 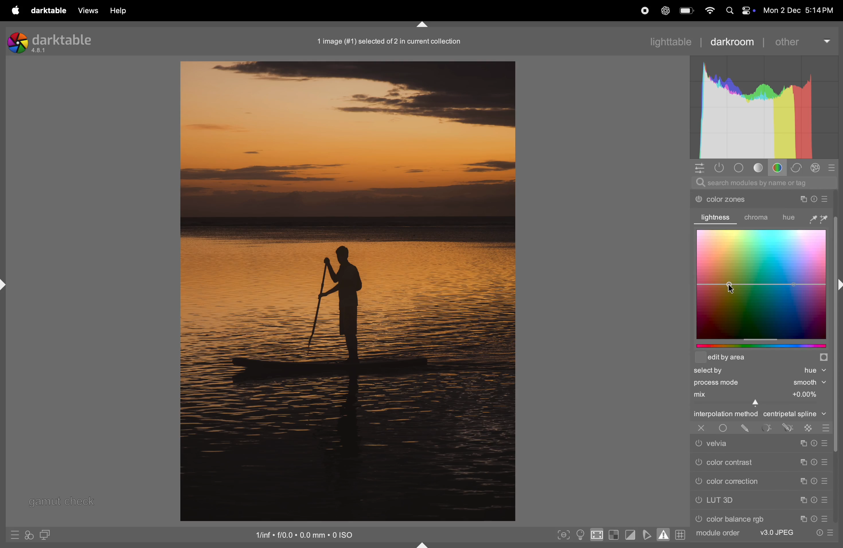 What do you see at coordinates (648, 534) in the screenshot?
I see `toggle soft proffing` at bounding box center [648, 534].